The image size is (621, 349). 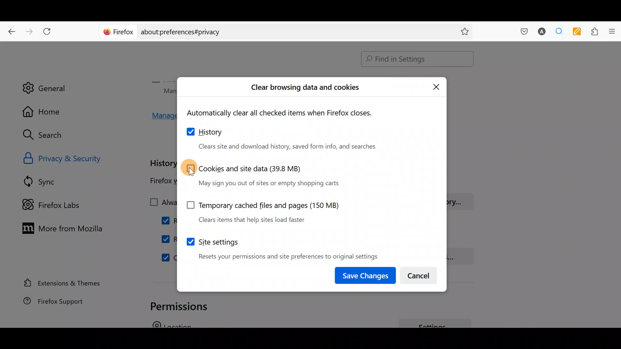 What do you see at coordinates (557, 32) in the screenshot?
I see `Multiple search & highlight` at bounding box center [557, 32].